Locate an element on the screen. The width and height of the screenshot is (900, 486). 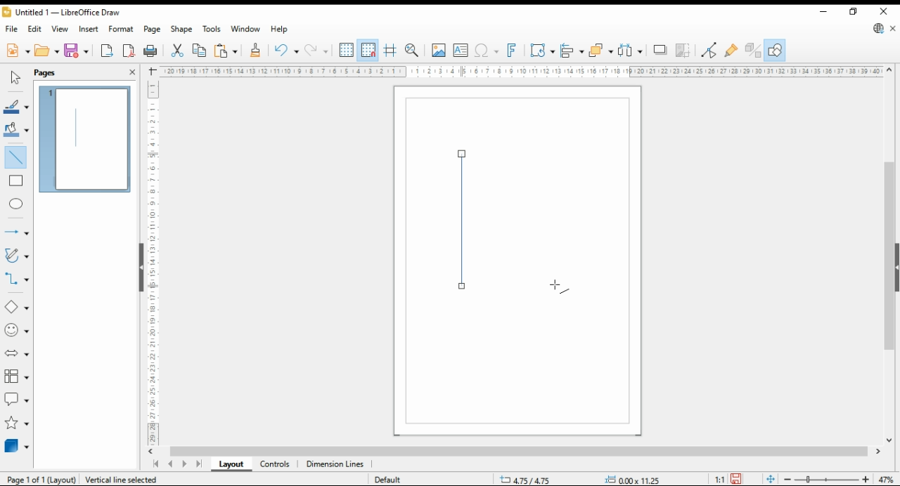
basic shapes is located at coordinates (15, 307).